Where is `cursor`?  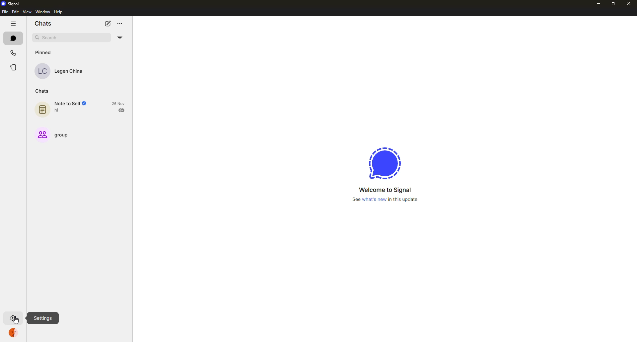 cursor is located at coordinates (16, 321).